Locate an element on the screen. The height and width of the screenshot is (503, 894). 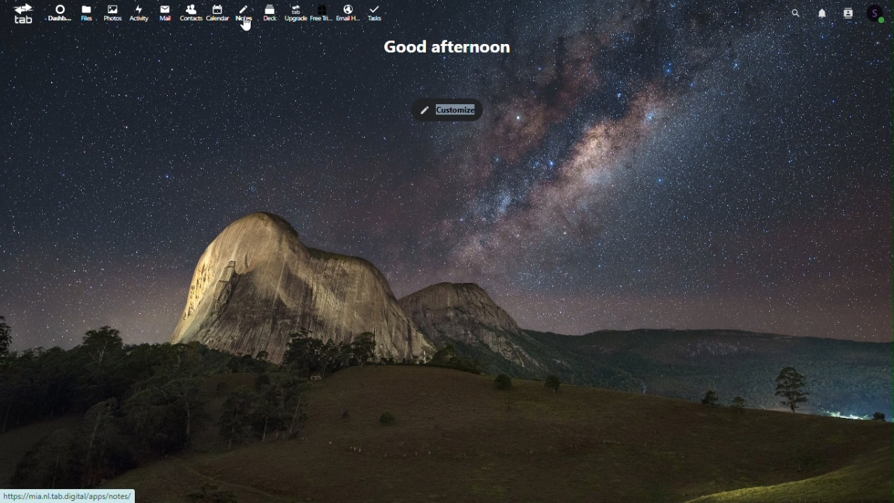
Search bar is located at coordinates (786, 11).